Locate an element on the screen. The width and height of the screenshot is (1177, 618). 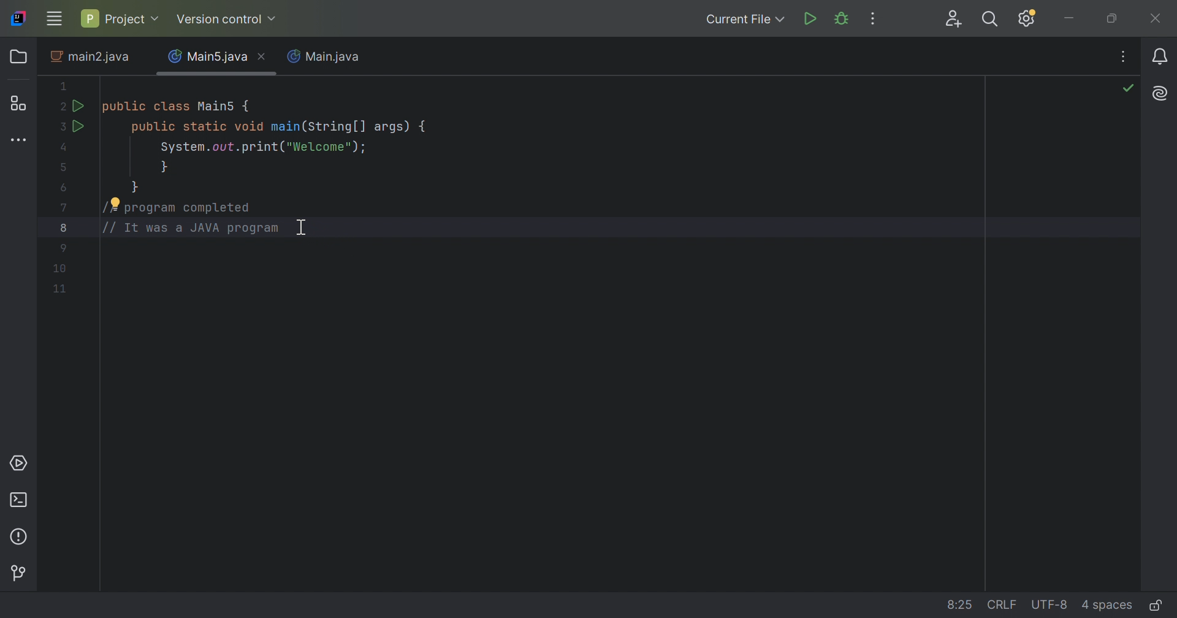
This java code defines a main class with a main method. IT prints "Welcome" to the console. is located at coordinates (243, 158).